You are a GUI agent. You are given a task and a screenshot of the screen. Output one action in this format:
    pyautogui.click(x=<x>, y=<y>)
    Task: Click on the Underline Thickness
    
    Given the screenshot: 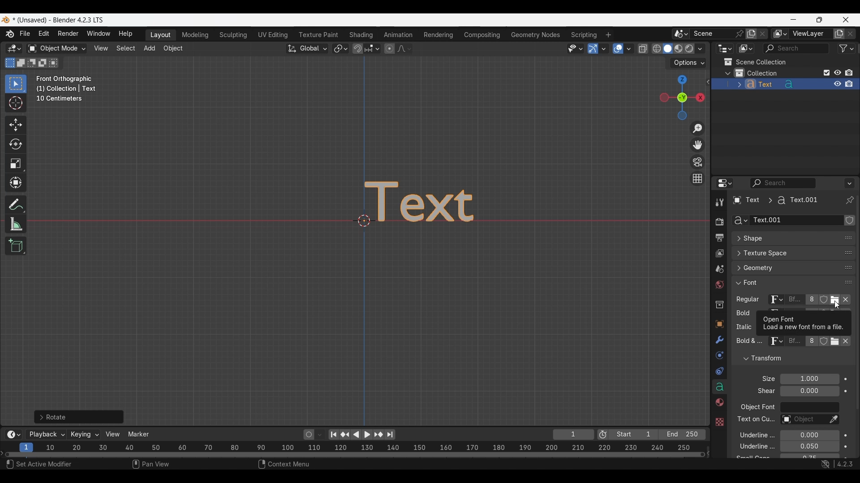 What is the action you would take?
    pyautogui.click(x=809, y=447)
    